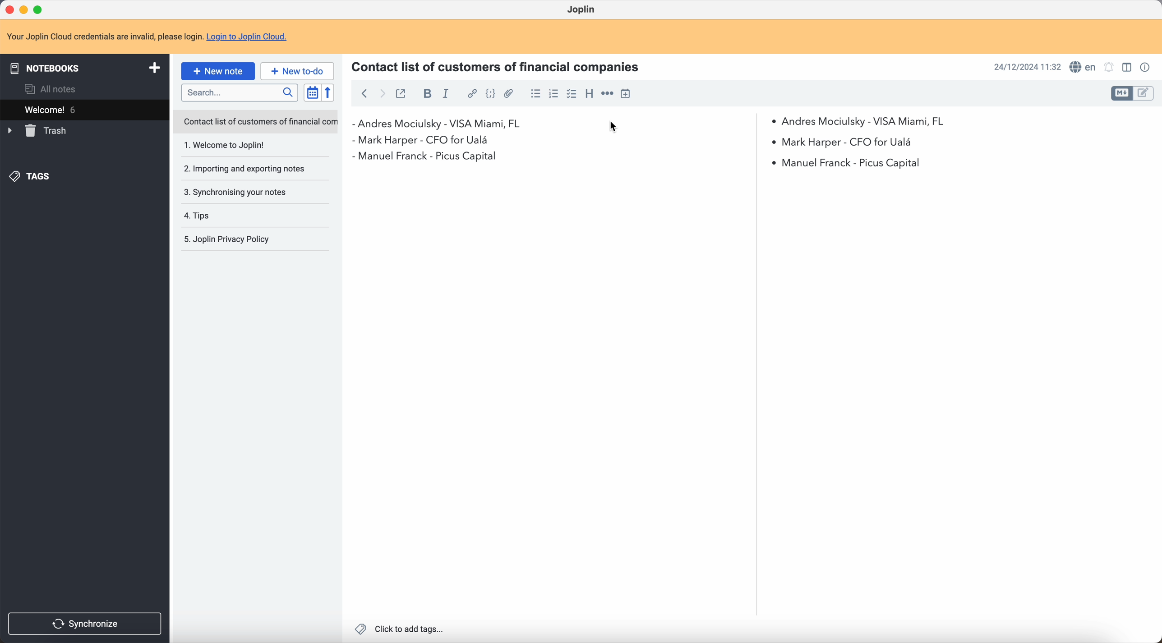 Image resolution: width=1162 pixels, height=643 pixels. I want to click on toggle sort order field, so click(310, 92).